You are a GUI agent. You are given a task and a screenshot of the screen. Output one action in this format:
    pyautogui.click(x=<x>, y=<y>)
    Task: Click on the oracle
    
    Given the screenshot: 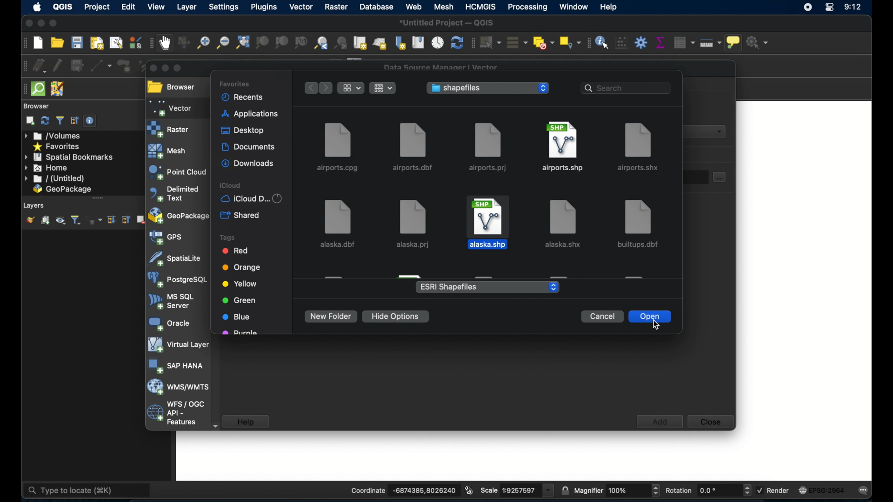 What is the action you would take?
    pyautogui.click(x=168, y=323)
    